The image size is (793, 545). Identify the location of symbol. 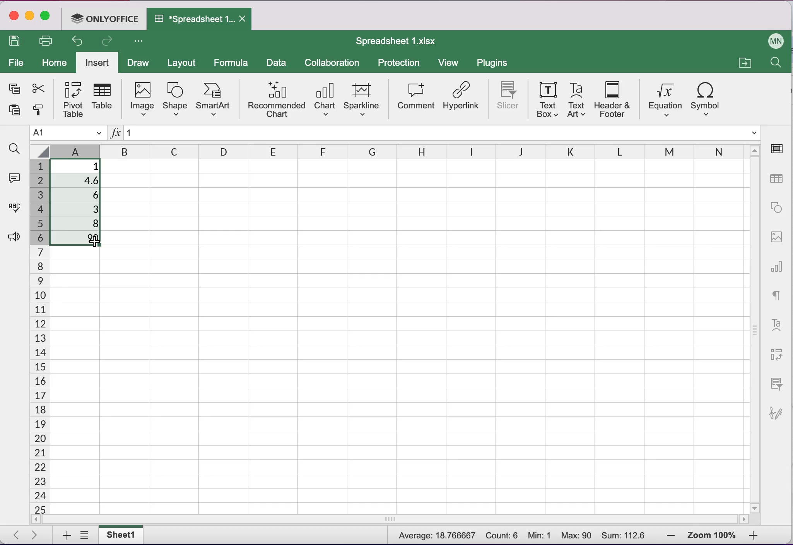
(708, 99).